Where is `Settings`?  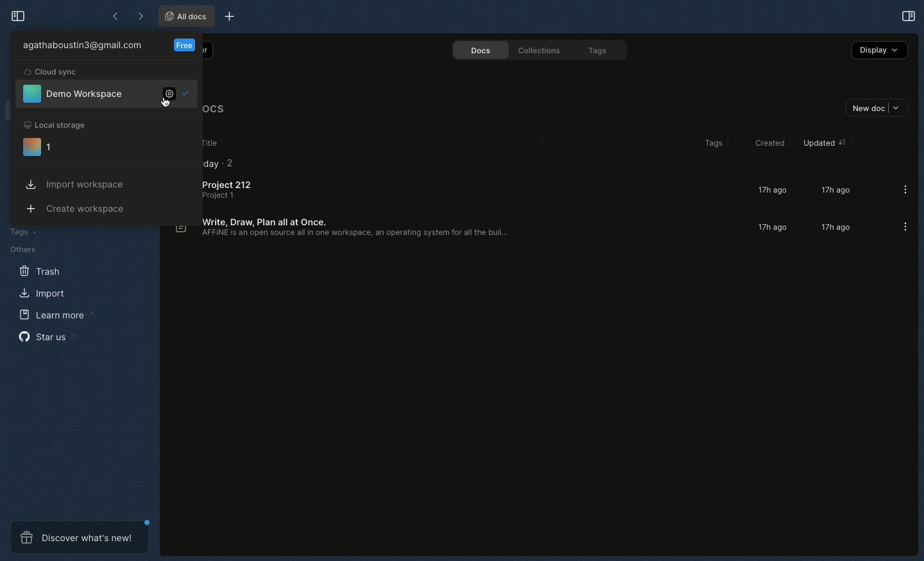
Settings is located at coordinates (165, 96).